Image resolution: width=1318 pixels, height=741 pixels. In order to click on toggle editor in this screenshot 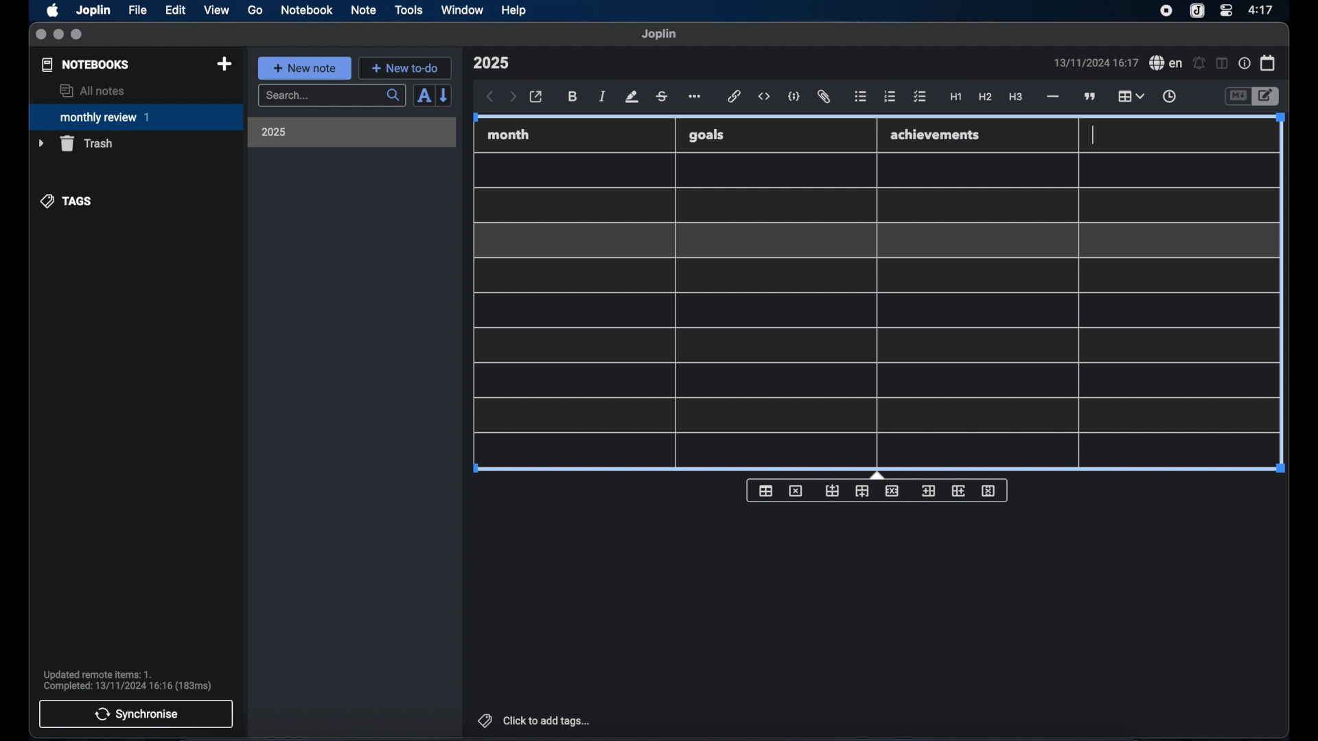, I will do `click(1268, 97)`.